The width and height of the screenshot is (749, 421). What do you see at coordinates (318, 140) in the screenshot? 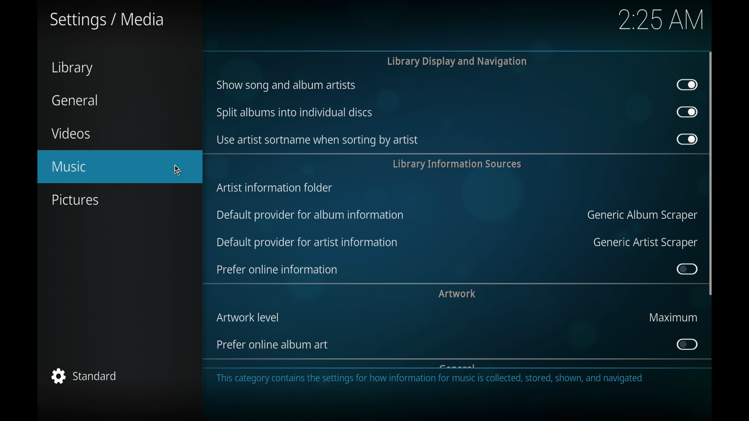
I see `use artist sort name when sorting by artist` at bounding box center [318, 140].